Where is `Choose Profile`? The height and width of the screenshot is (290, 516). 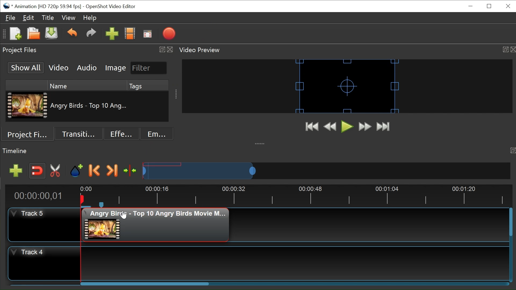 Choose Profile is located at coordinates (130, 35).